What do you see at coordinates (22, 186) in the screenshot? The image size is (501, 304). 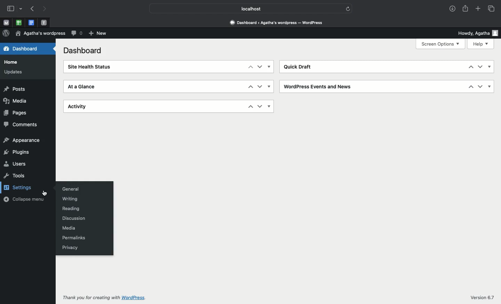 I see `Settings` at bounding box center [22, 186].